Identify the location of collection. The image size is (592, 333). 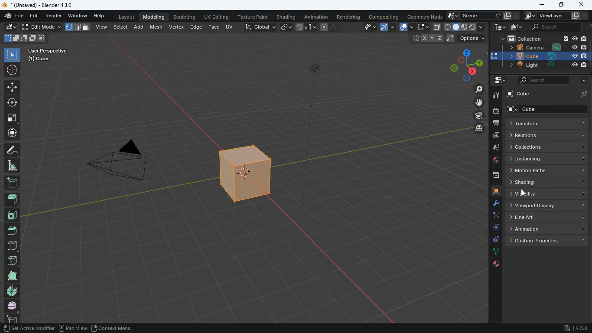
(544, 38).